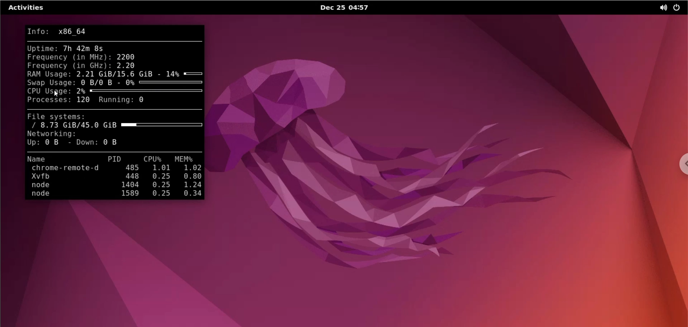 Image resolution: width=688 pixels, height=327 pixels. What do you see at coordinates (186, 159) in the screenshot?
I see `memory usage ` at bounding box center [186, 159].